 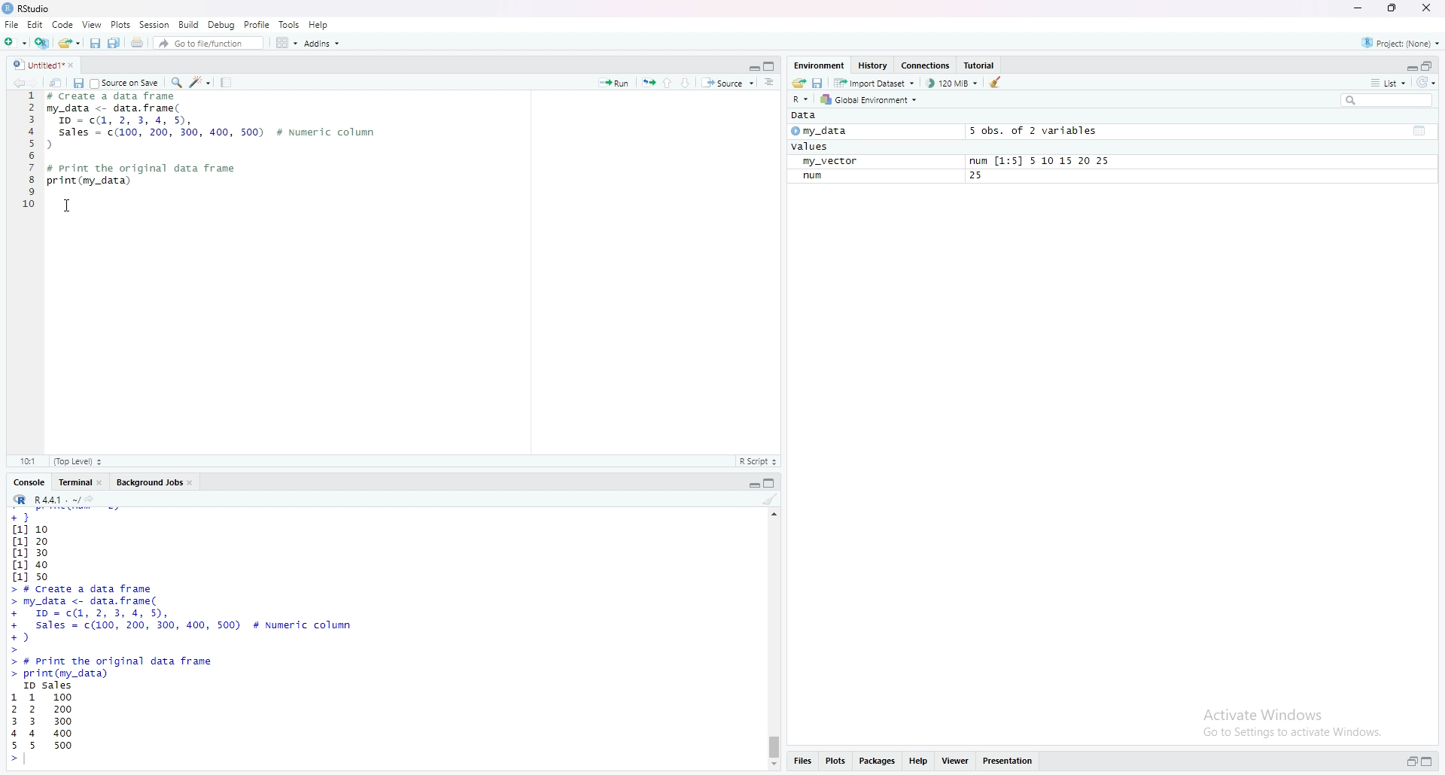 What do you see at coordinates (1431, 759) in the screenshot?
I see `maximize` at bounding box center [1431, 759].